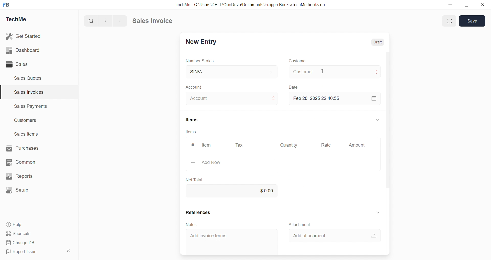 The image size is (491, 260). Describe the element at coordinates (327, 145) in the screenshot. I see `Rate` at that location.